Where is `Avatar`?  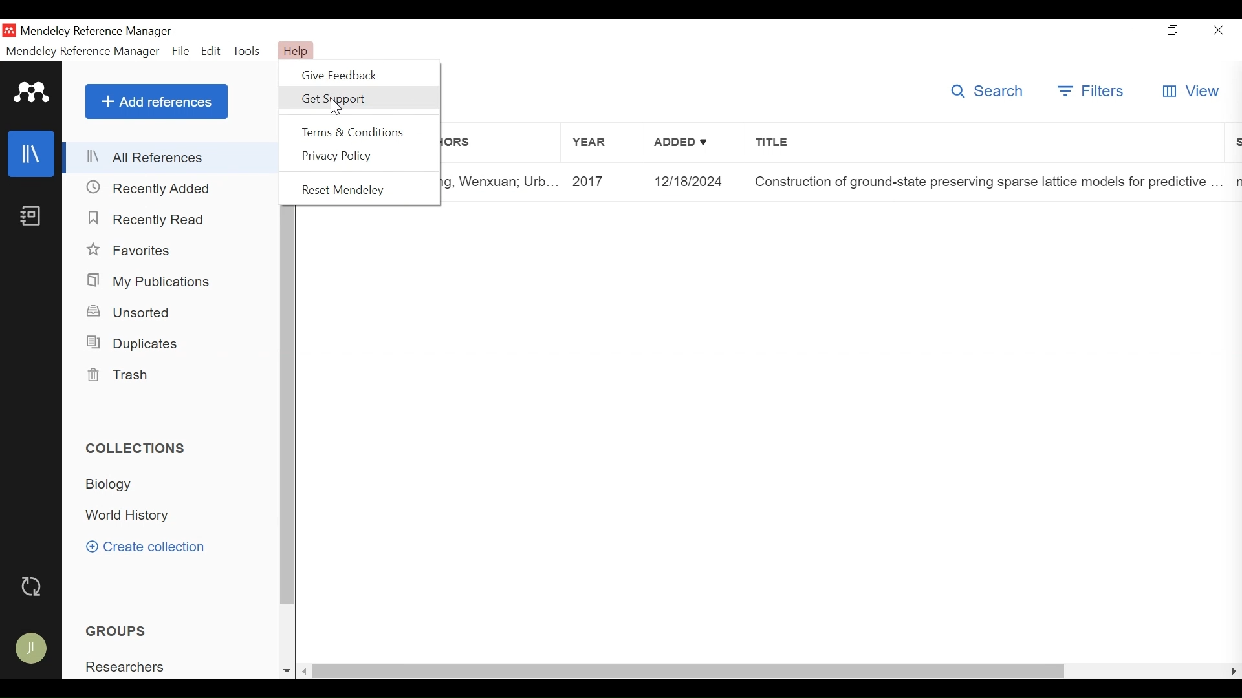
Avatar is located at coordinates (32, 650).